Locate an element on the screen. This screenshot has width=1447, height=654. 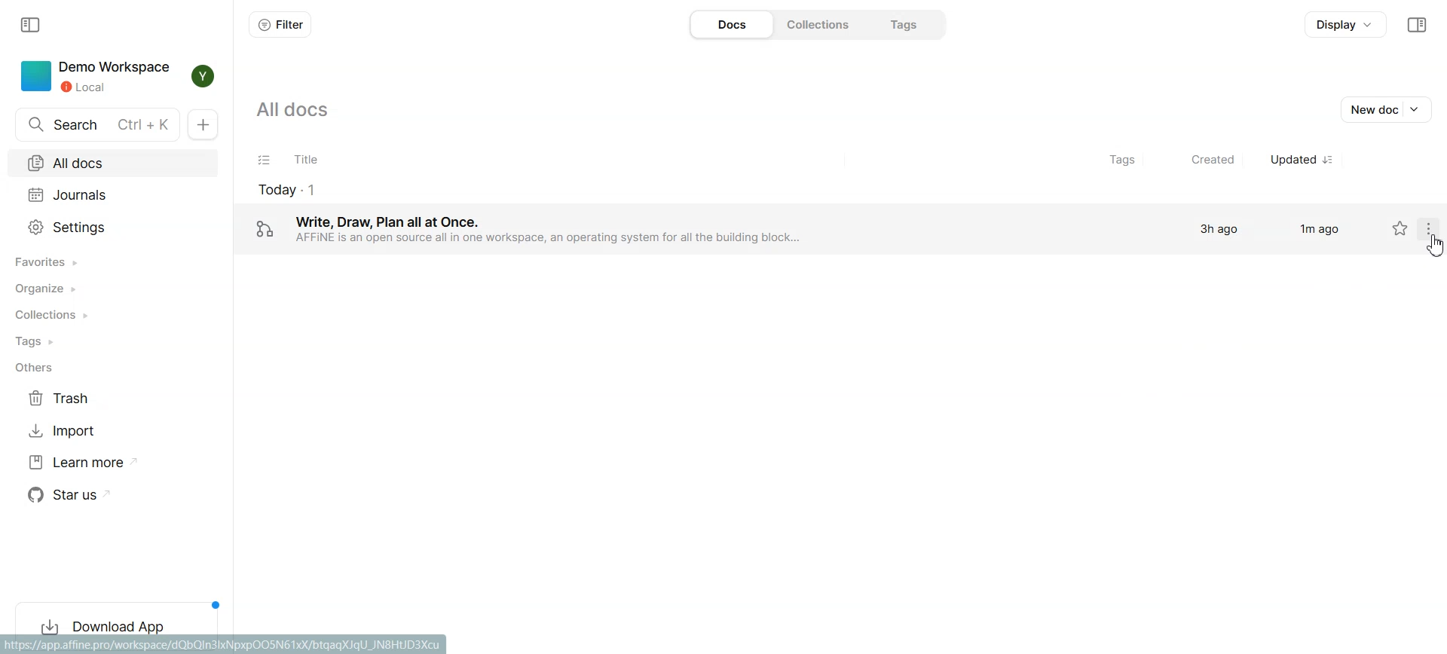
Updated sort is located at coordinates (1303, 161).